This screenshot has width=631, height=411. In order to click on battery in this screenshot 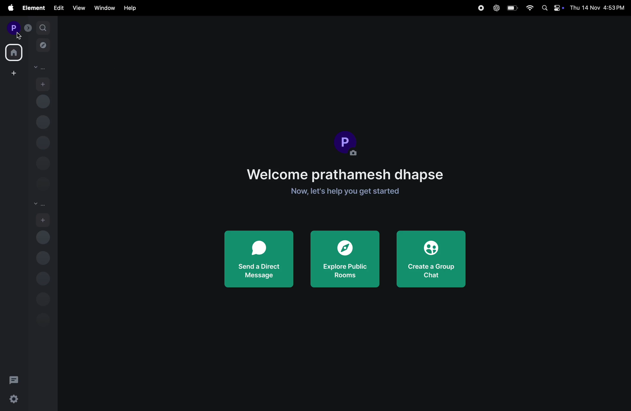, I will do `click(512, 8)`.